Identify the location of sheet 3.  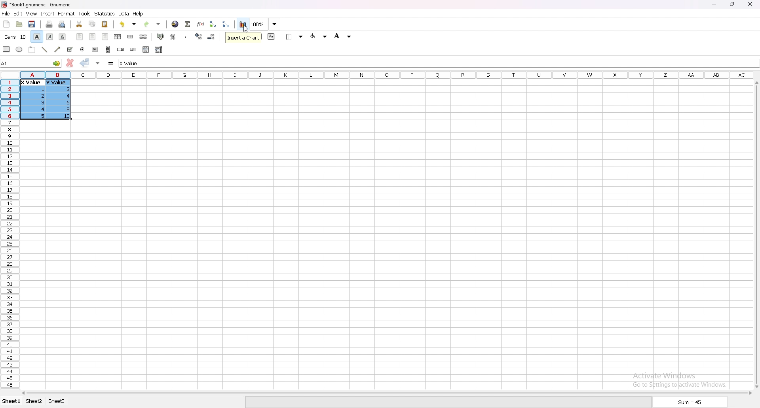
(57, 401).